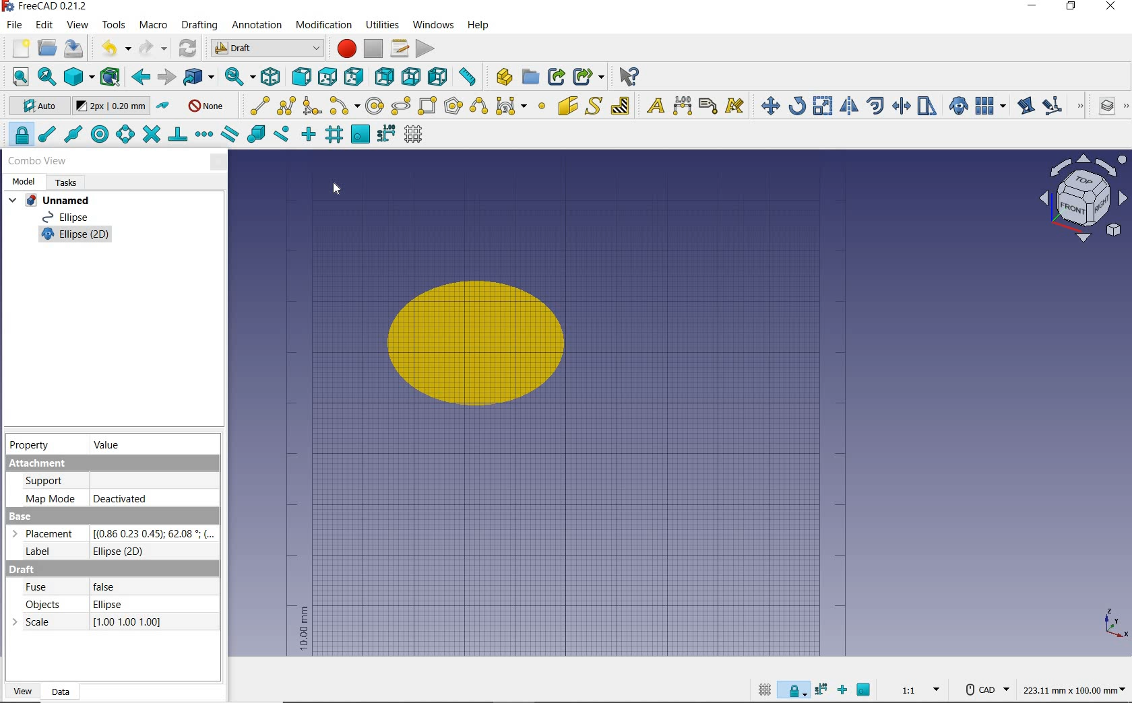  What do you see at coordinates (153, 27) in the screenshot?
I see `macro` at bounding box center [153, 27].